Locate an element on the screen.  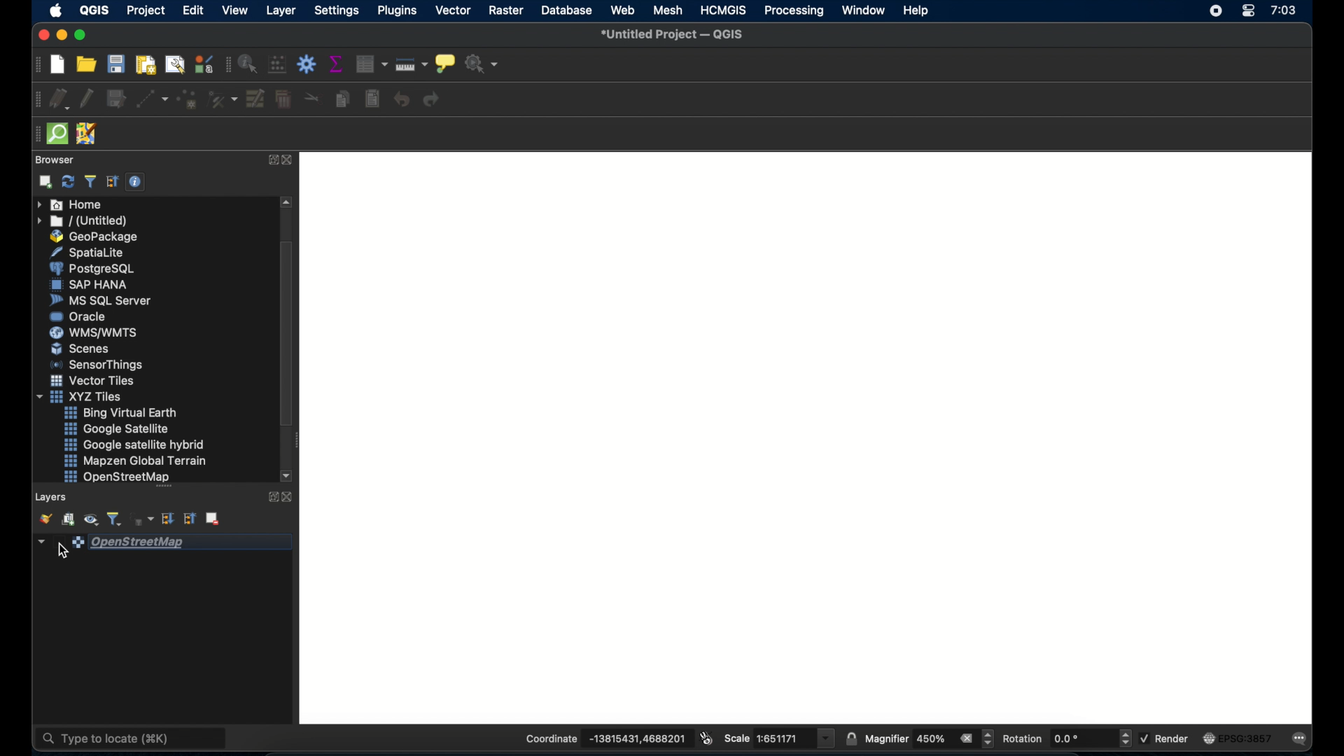
drag handle is located at coordinates (35, 133).